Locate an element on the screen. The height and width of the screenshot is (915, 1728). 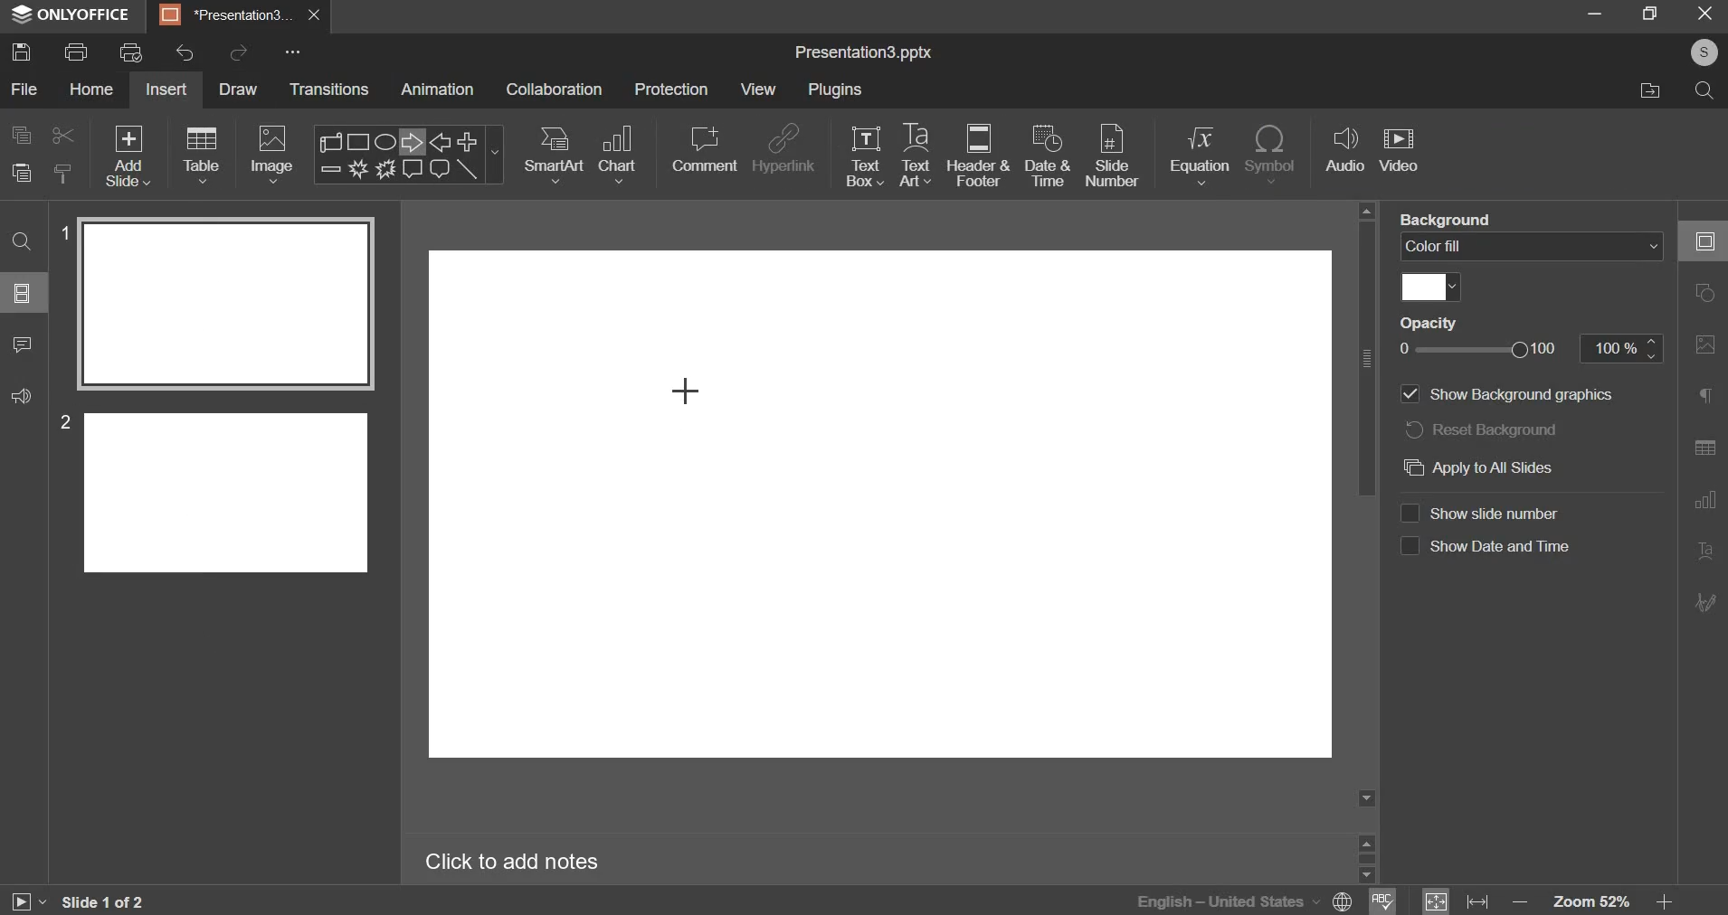
Presentation3 is located at coordinates (223, 18).